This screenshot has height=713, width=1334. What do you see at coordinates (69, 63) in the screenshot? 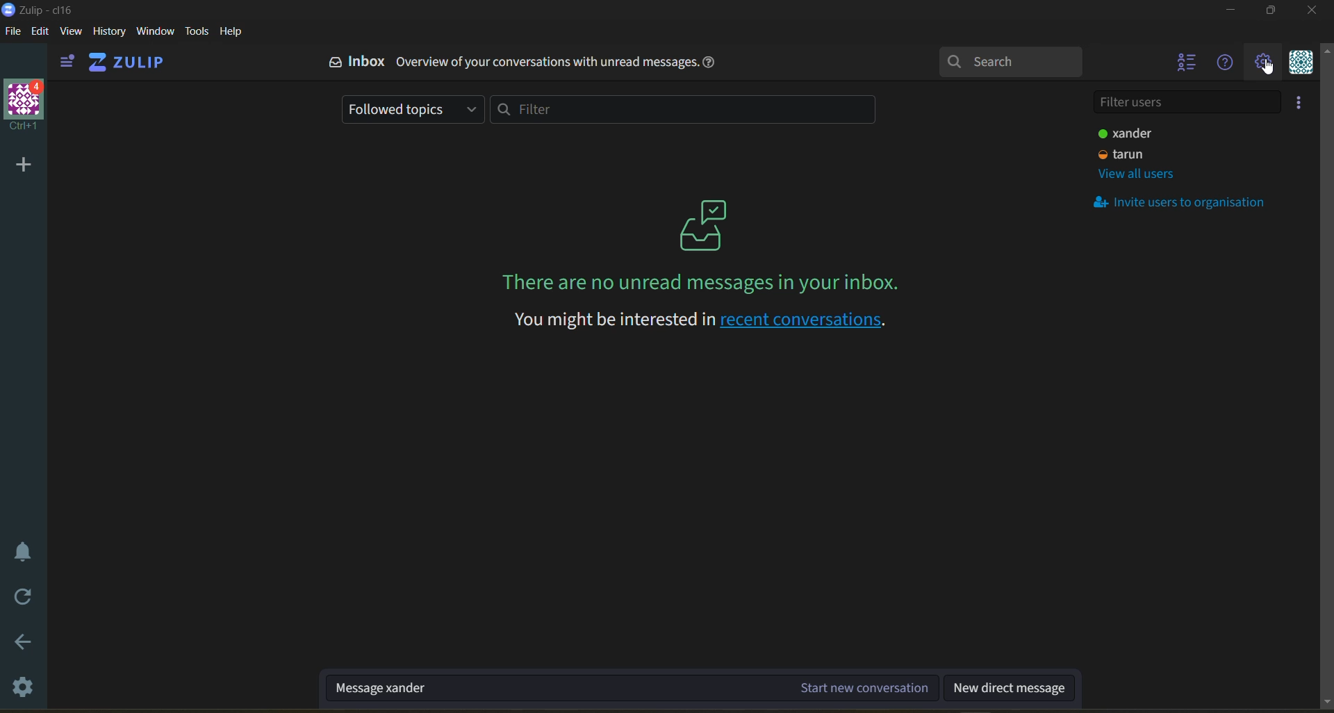
I see `view side bar` at bounding box center [69, 63].